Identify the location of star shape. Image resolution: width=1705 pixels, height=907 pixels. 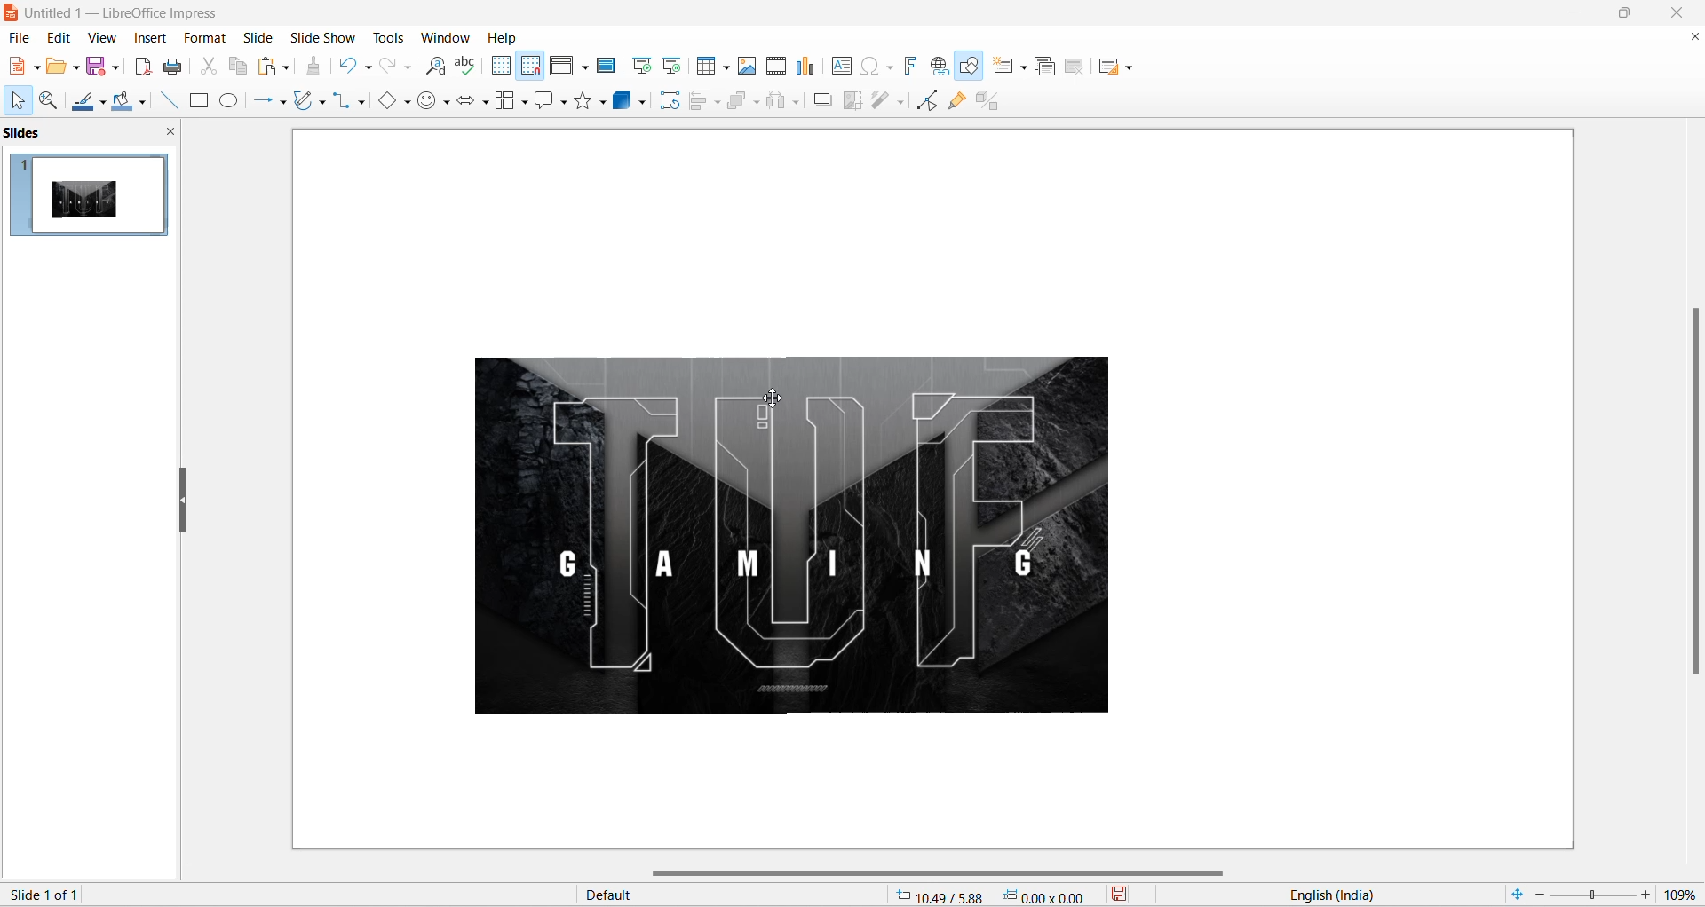
(583, 99).